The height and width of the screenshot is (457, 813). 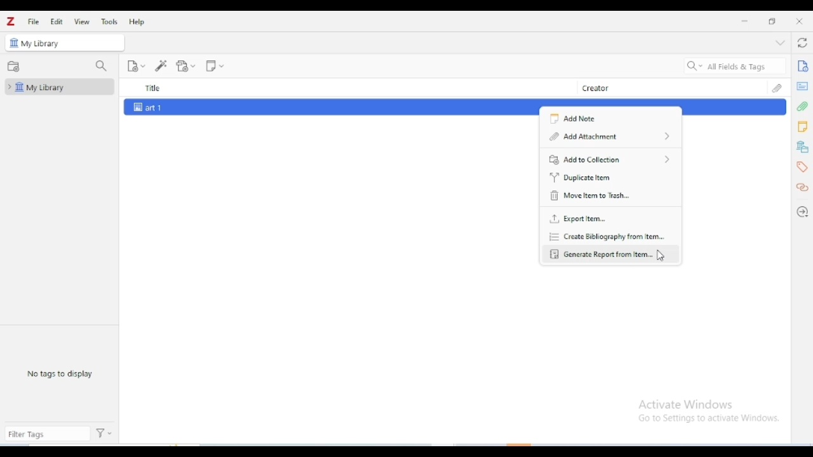 I want to click on sync with zotero.org, so click(x=802, y=42).